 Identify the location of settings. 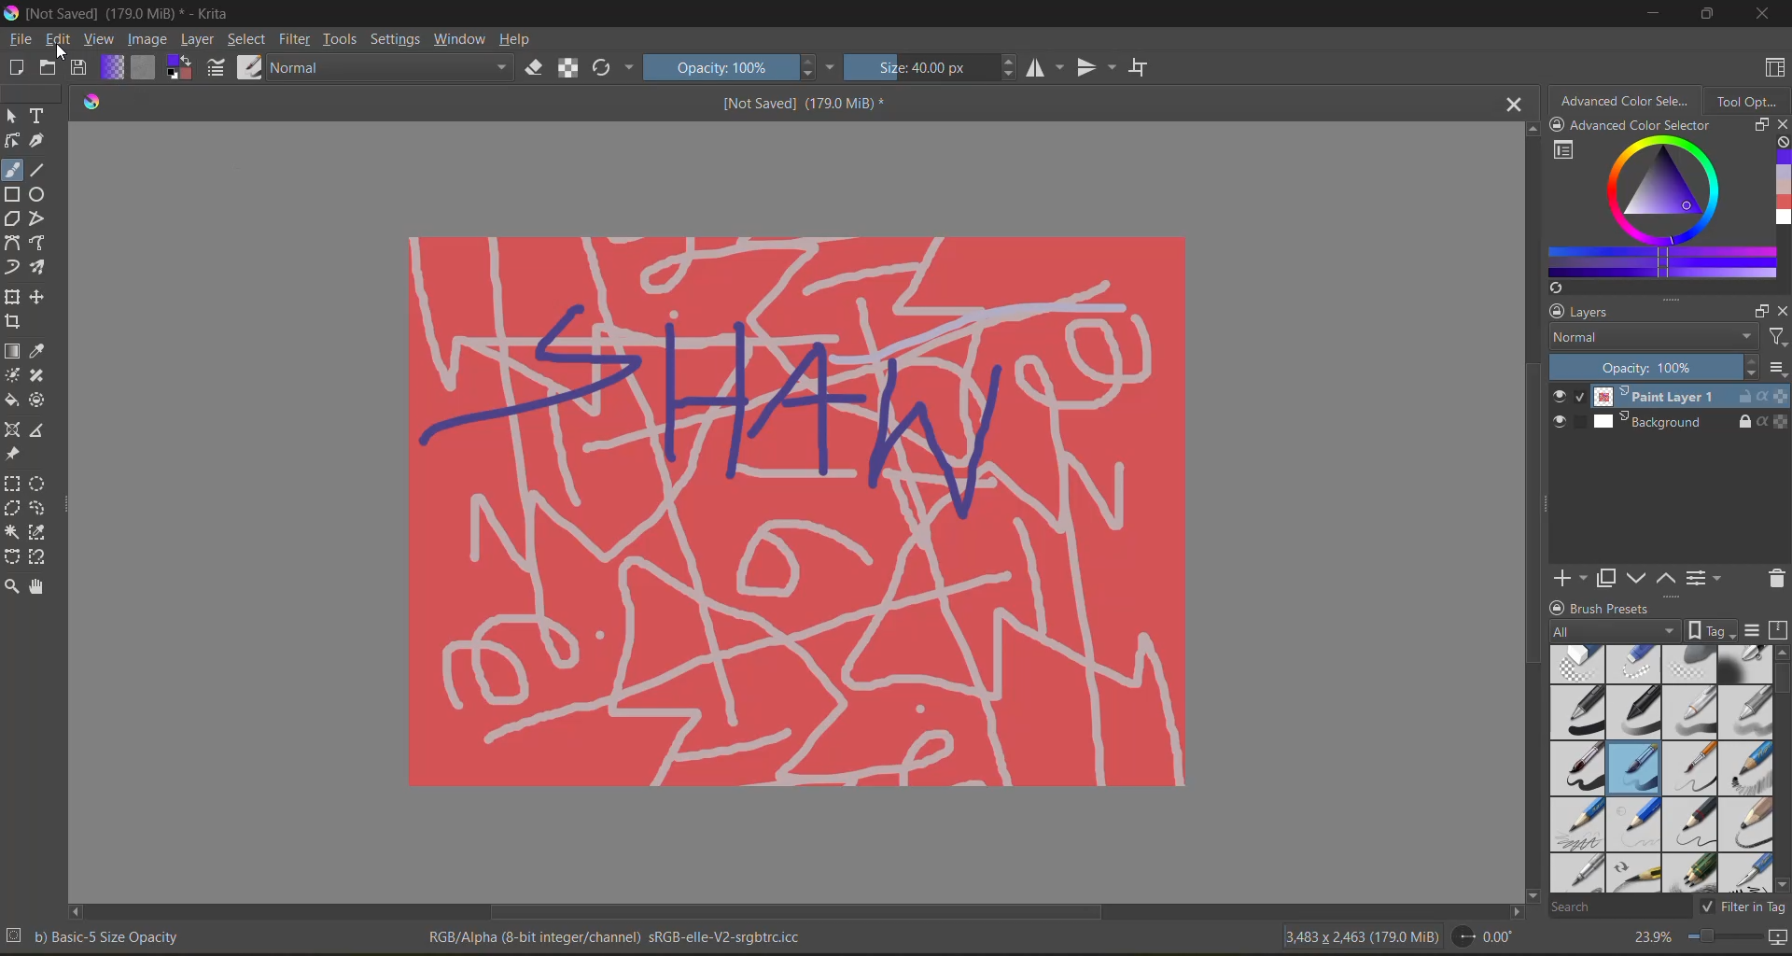
(396, 39).